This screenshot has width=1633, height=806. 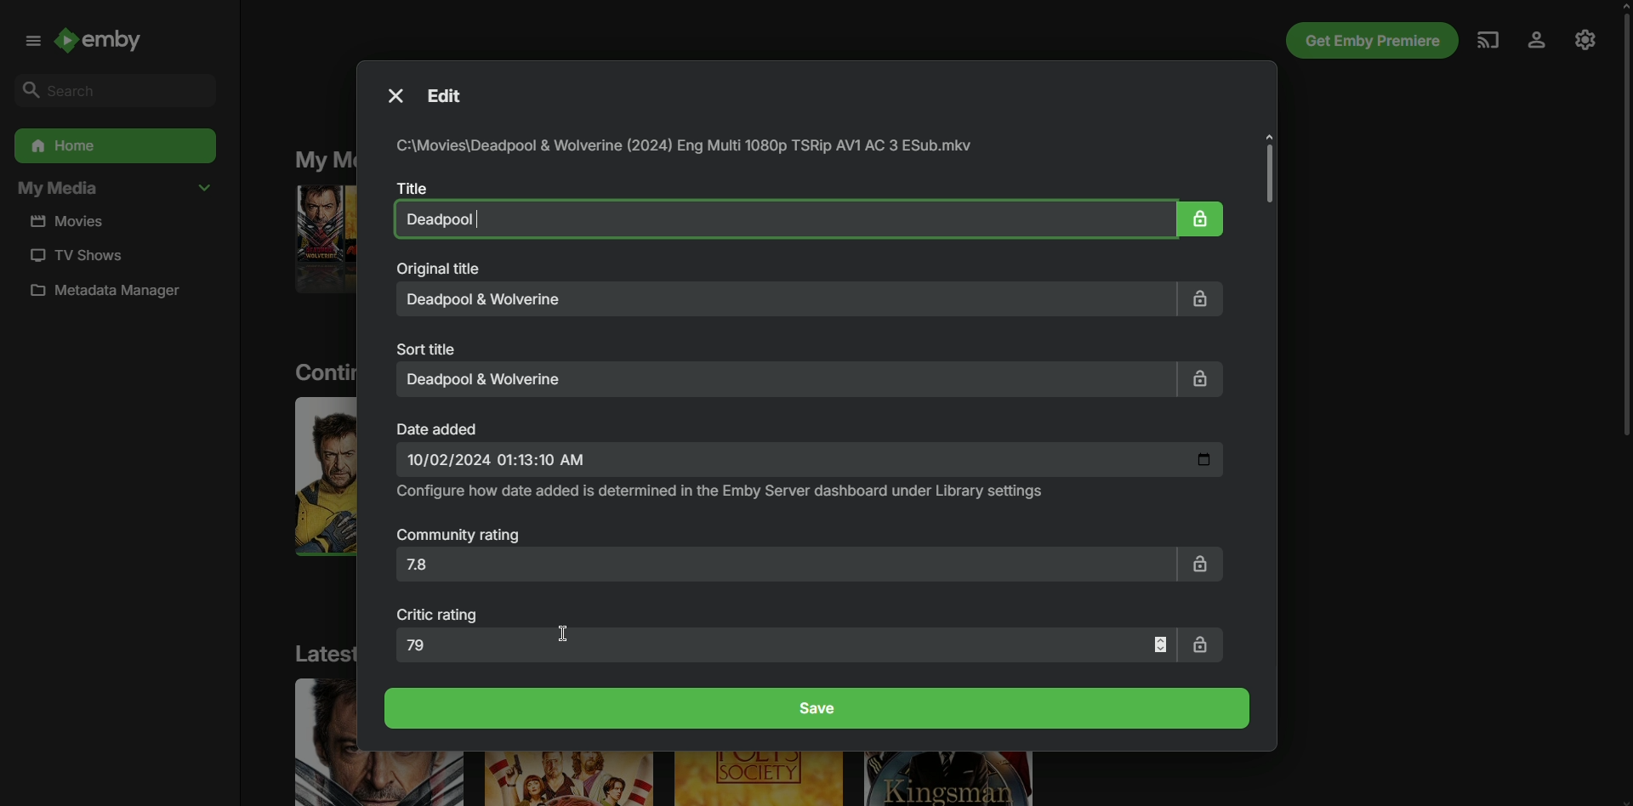 What do you see at coordinates (112, 294) in the screenshot?
I see `Metadata manager` at bounding box center [112, 294].